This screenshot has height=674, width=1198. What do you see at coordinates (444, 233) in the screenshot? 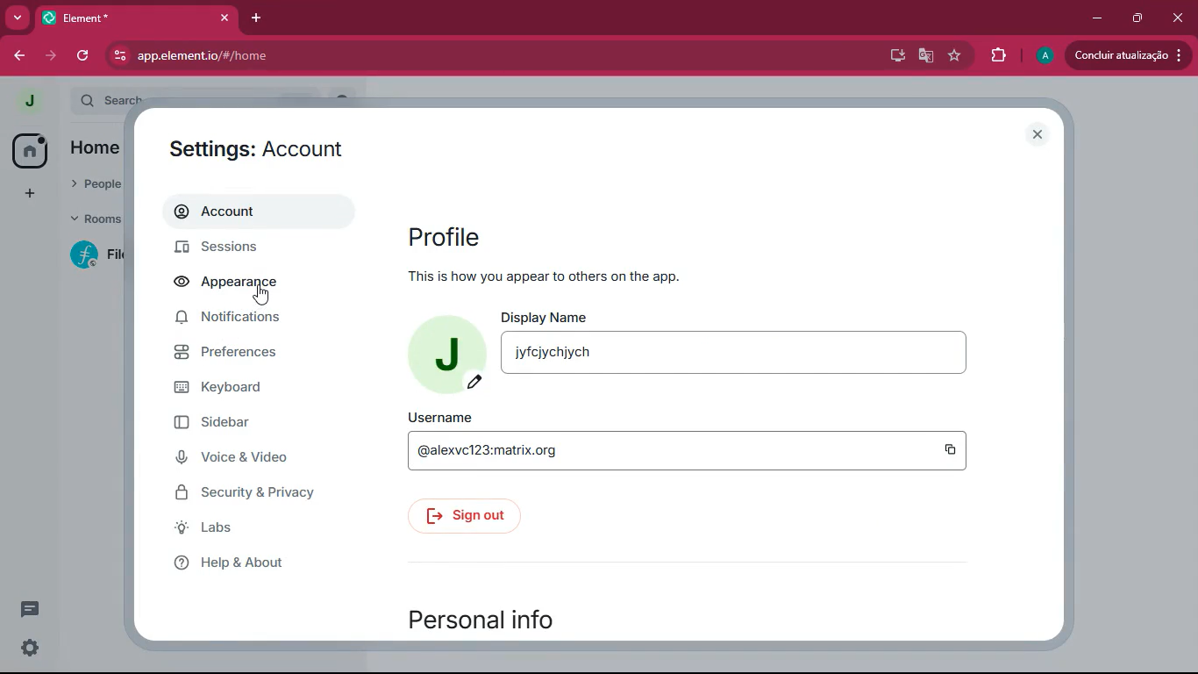
I see `Profile` at bounding box center [444, 233].